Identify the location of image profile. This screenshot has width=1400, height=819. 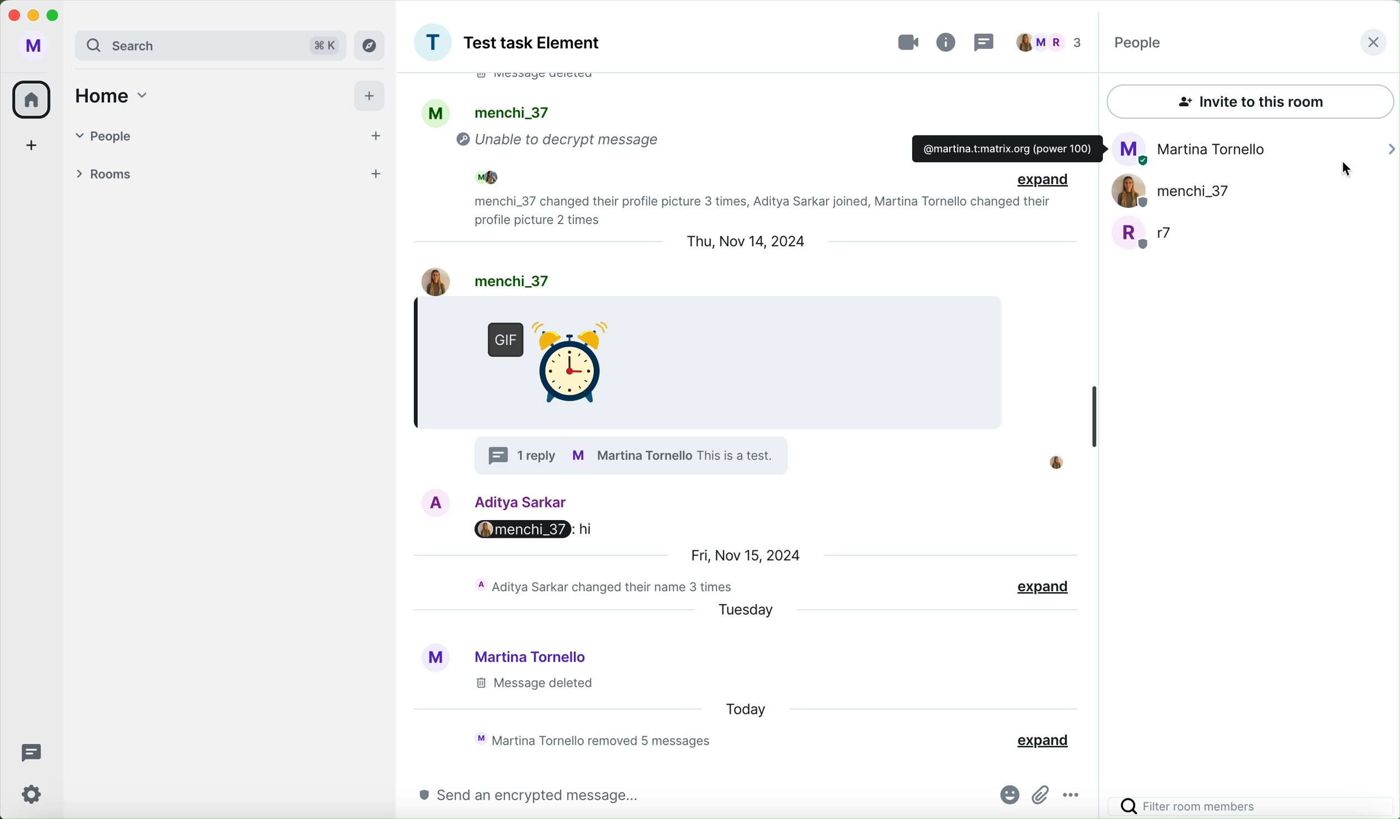
(437, 502).